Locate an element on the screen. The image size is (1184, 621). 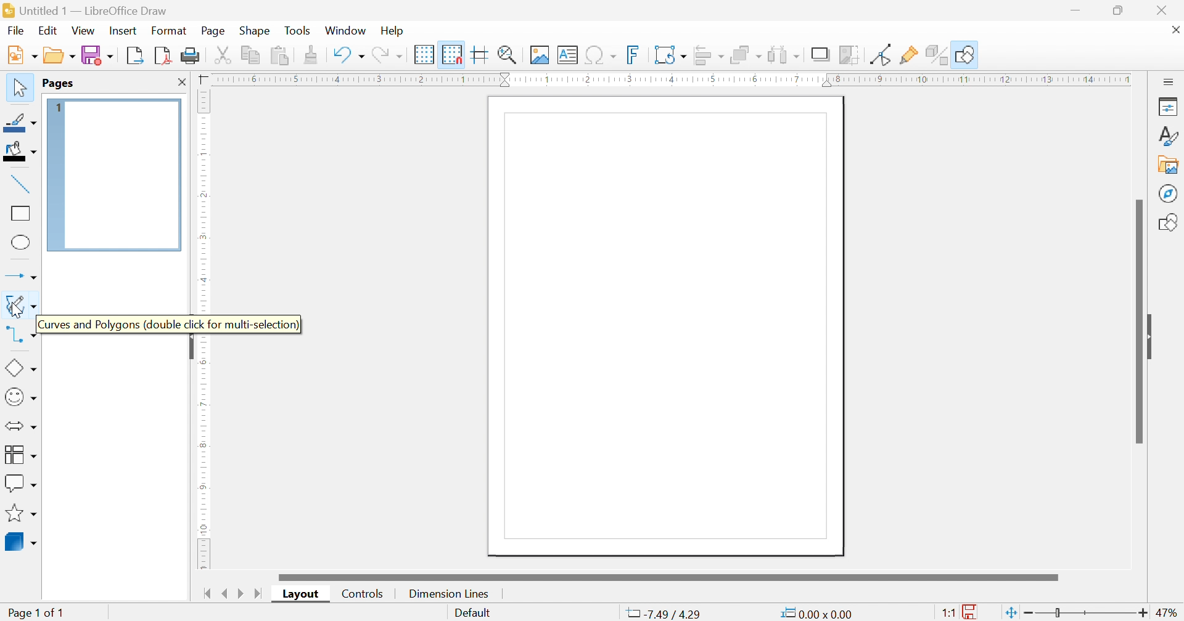
ruler is located at coordinates (200, 451).